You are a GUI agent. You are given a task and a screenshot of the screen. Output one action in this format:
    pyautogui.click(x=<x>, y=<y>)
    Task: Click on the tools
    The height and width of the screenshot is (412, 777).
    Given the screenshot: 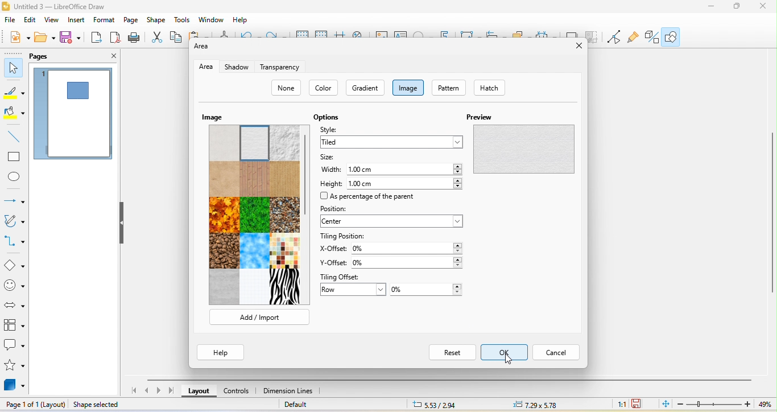 What is the action you would take?
    pyautogui.click(x=184, y=20)
    